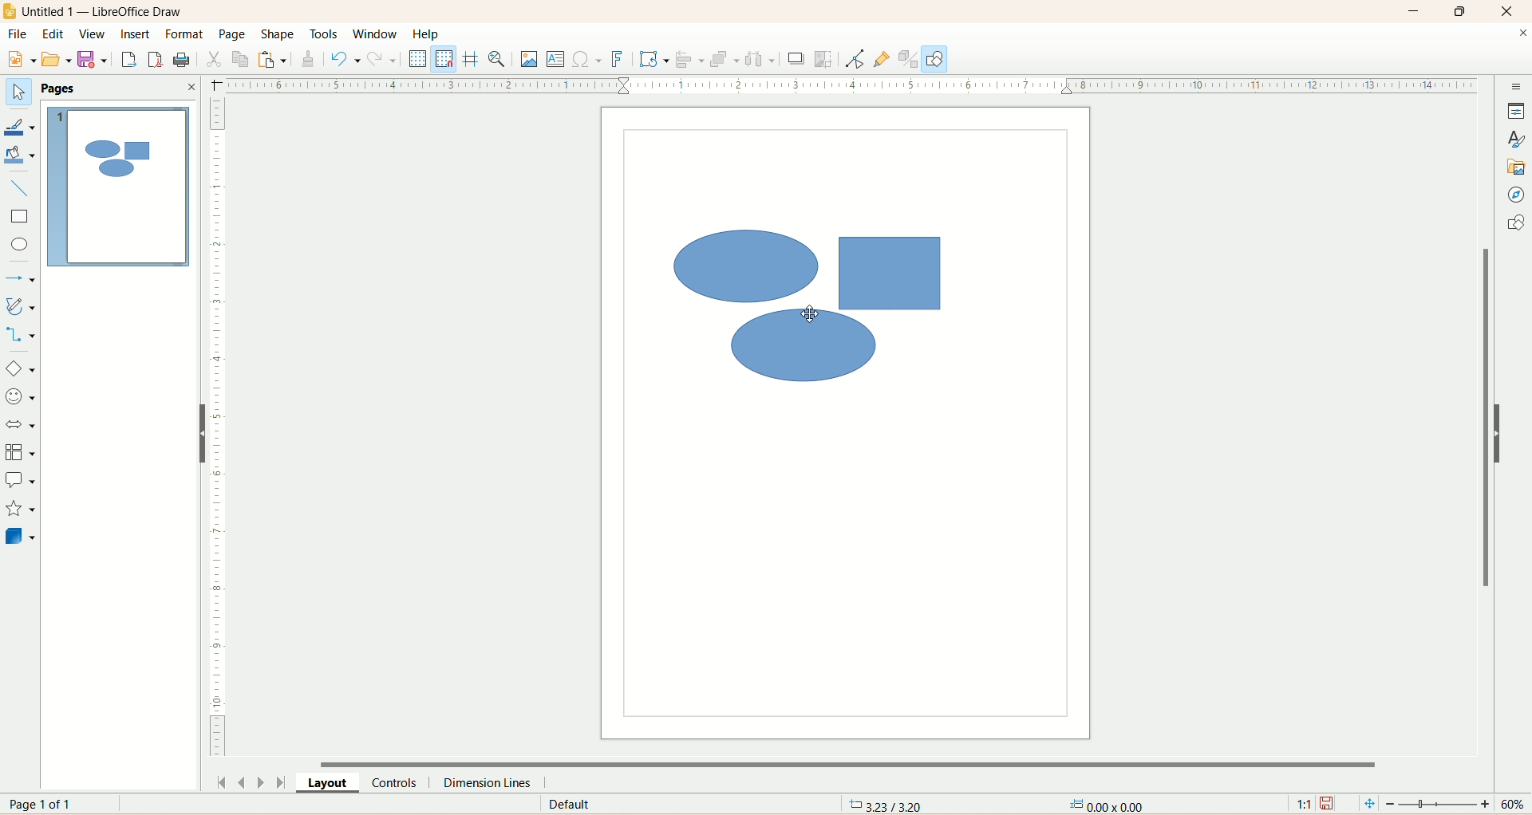 This screenshot has height=815, width=1532. What do you see at coordinates (807, 313) in the screenshot?
I see `cursor` at bounding box center [807, 313].